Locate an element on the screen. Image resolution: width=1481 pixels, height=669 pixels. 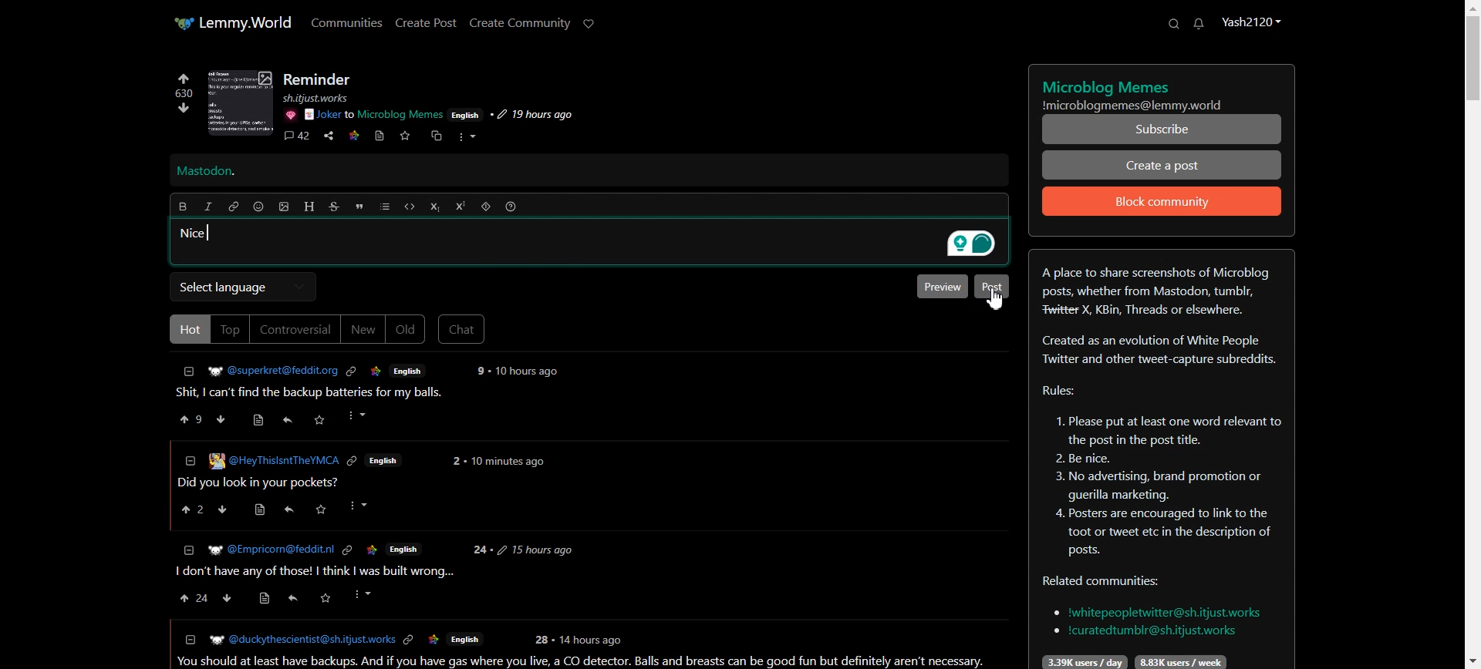
Unread Messages is located at coordinates (1199, 24).